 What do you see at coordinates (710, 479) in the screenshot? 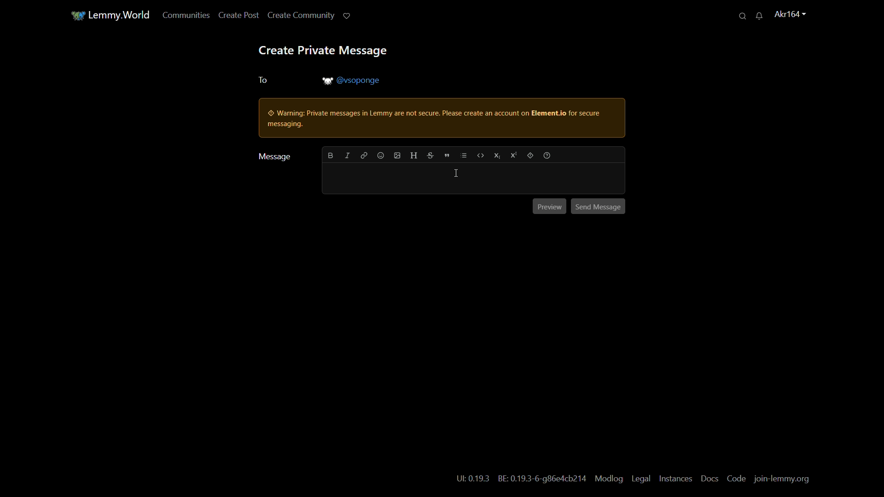
I see `docs` at bounding box center [710, 479].